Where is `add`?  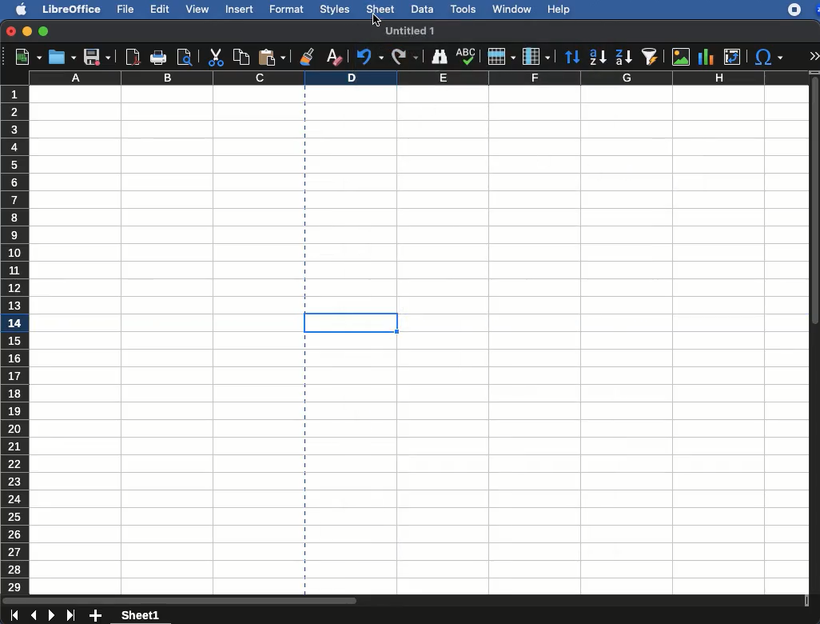 add is located at coordinates (98, 616).